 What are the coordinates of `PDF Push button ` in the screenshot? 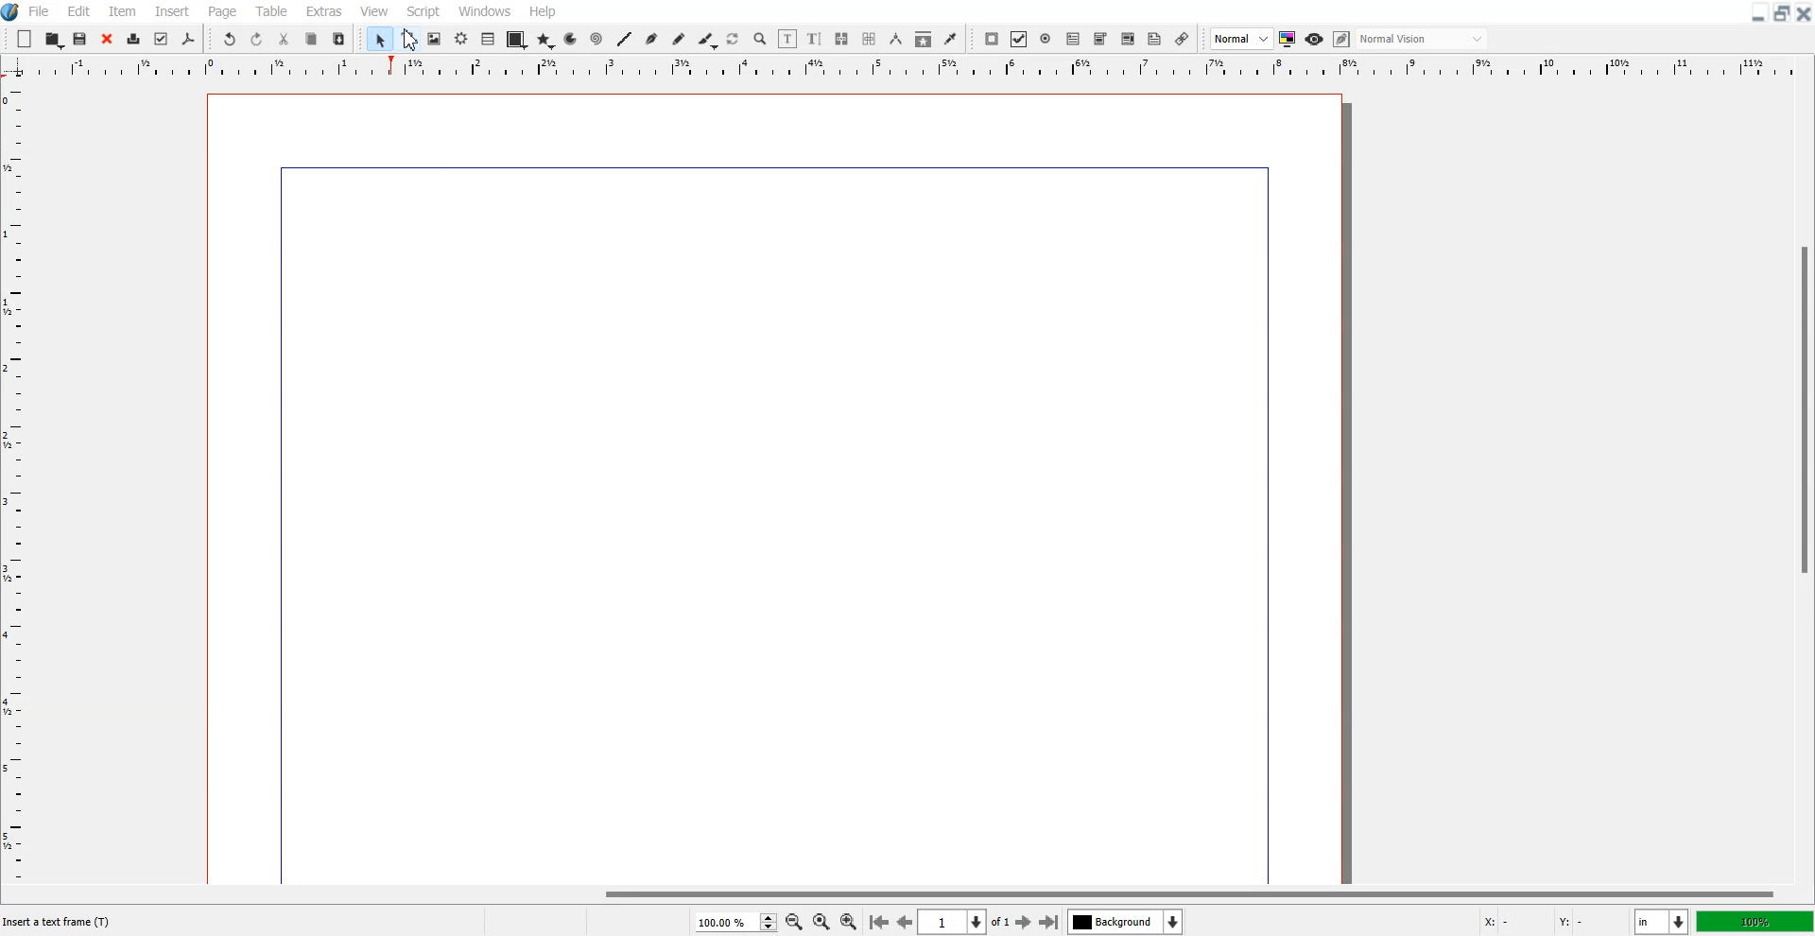 It's located at (991, 39).